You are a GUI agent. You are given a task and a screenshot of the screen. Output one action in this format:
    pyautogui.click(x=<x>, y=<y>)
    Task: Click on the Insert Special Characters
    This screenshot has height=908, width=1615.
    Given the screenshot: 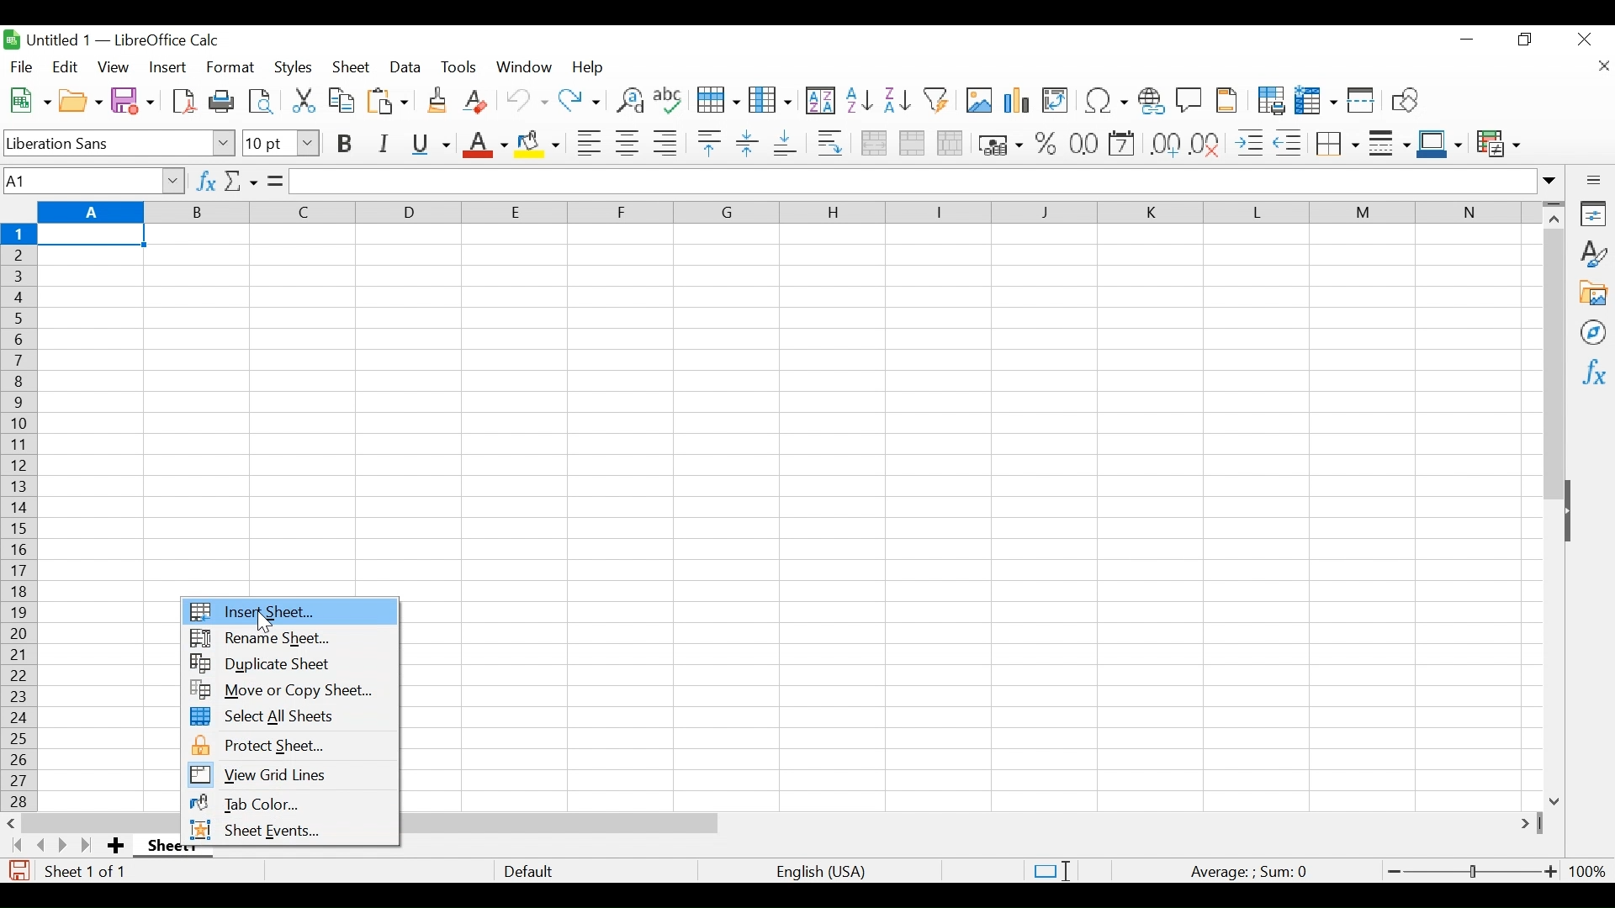 What is the action you would take?
    pyautogui.click(x=1104, y=101)
    